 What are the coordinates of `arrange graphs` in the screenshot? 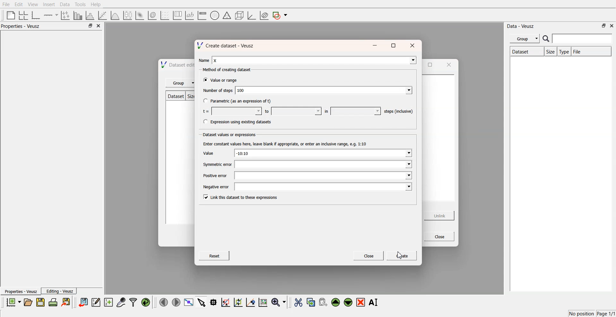 It's located at (22, 15).